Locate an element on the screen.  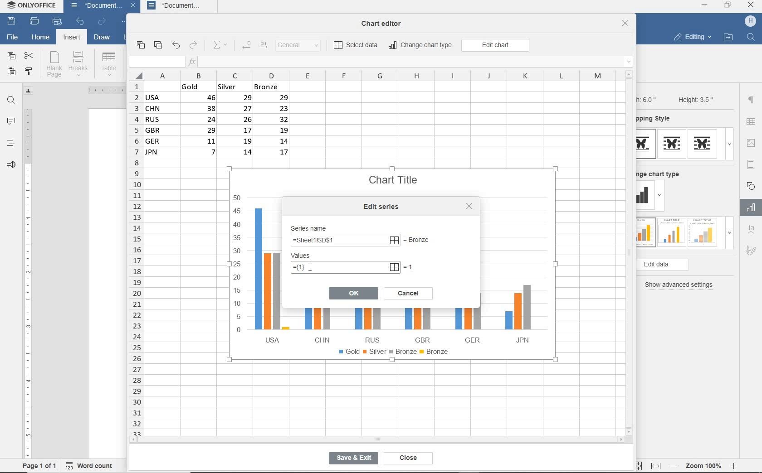
restore down is located at coordinates (728, 6).